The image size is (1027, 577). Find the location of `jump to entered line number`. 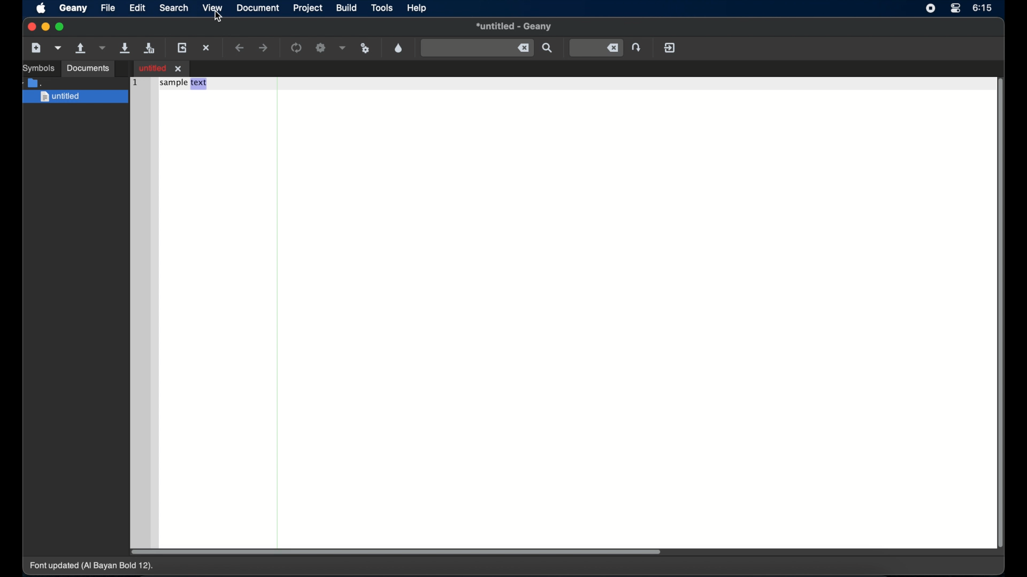

jump to entered line number is located at coordinates (638, 47).